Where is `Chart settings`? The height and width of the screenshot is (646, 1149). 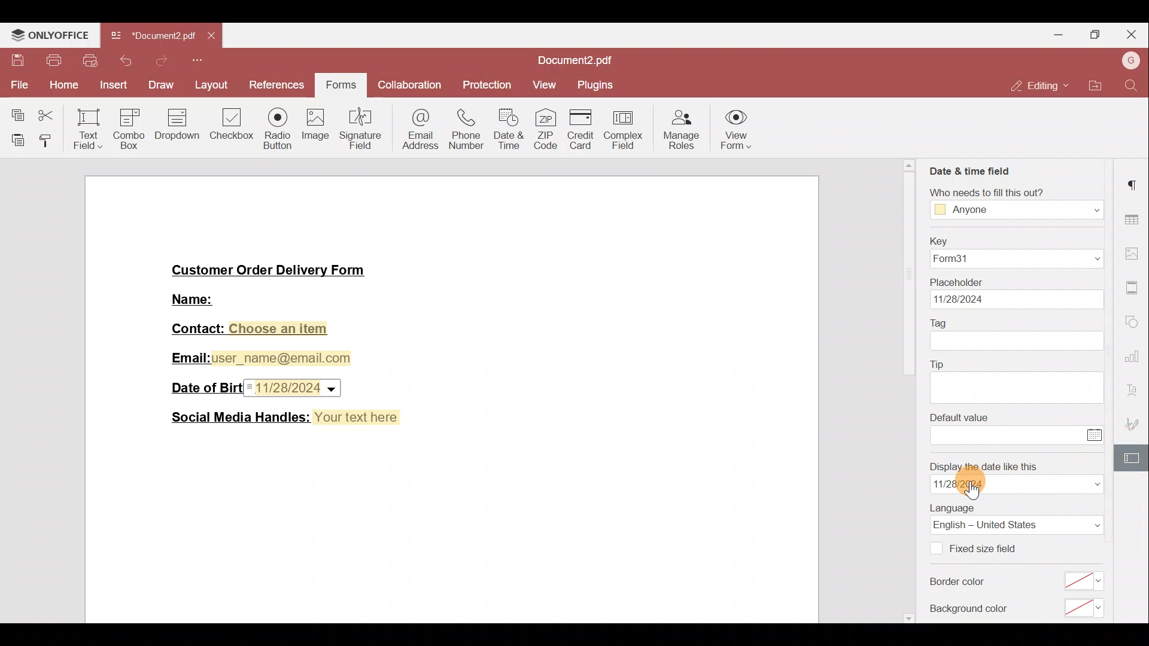
Chart settings is located at coordinates (1135, 361).